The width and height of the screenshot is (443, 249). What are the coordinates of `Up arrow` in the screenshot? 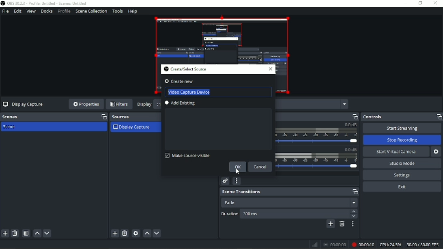 It's located at (354, 211).